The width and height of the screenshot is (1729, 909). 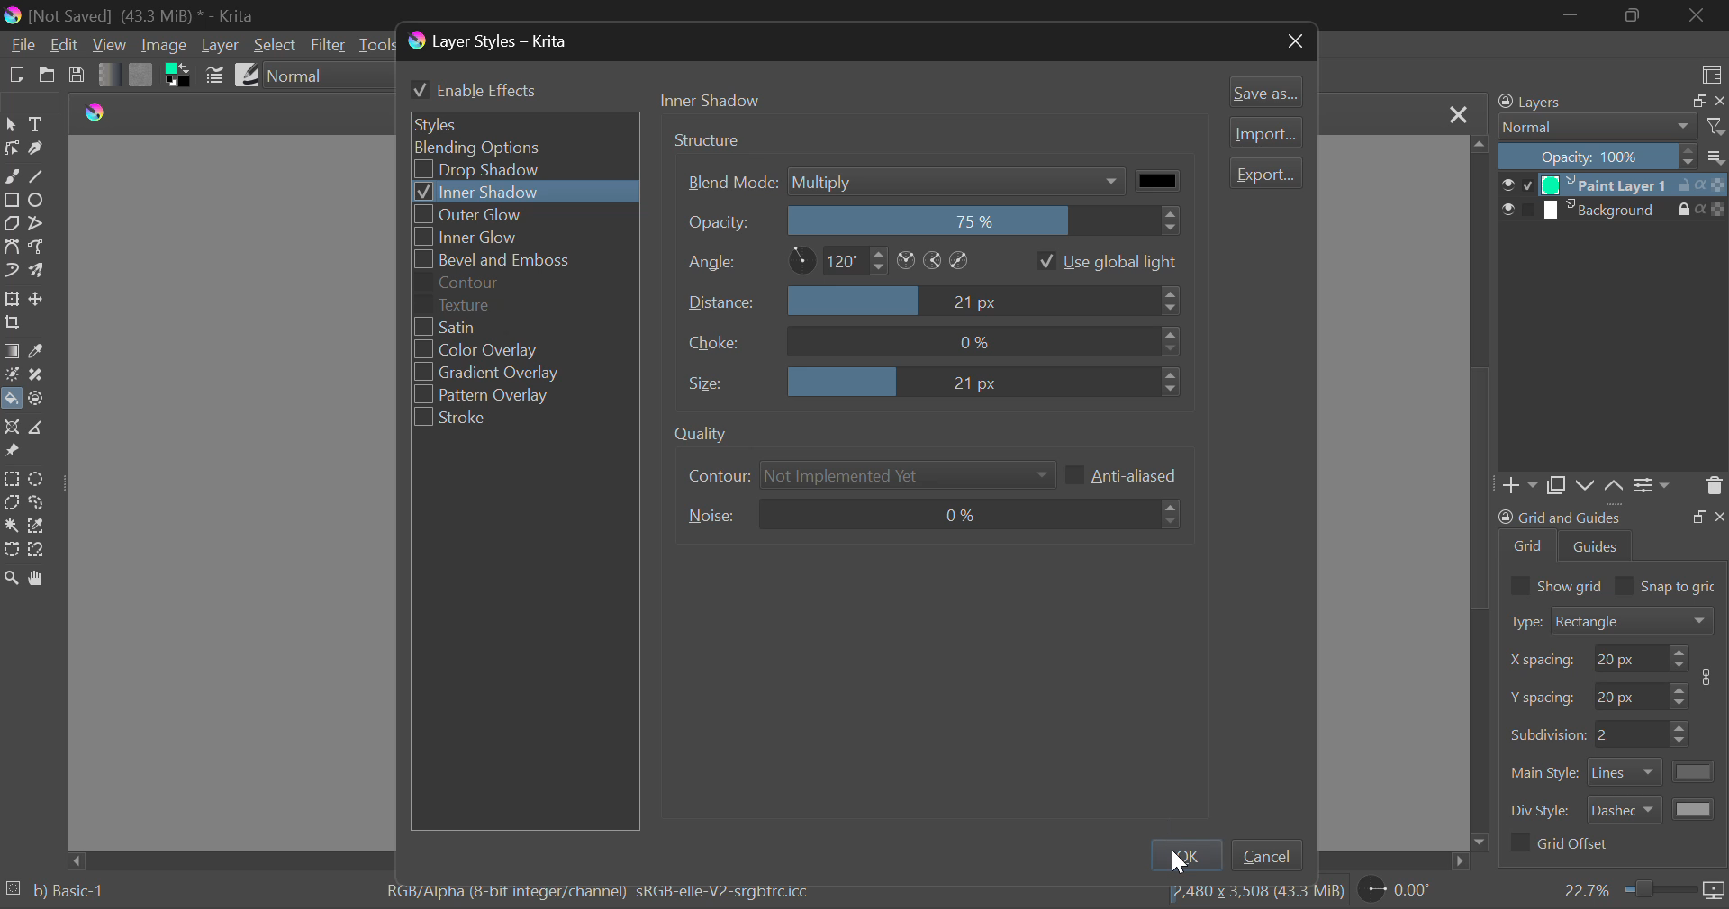 What do you see at coordinates (38, 246) in the screenshot?
I see `Freehand Path Tool` at bounding box center [38, 246].